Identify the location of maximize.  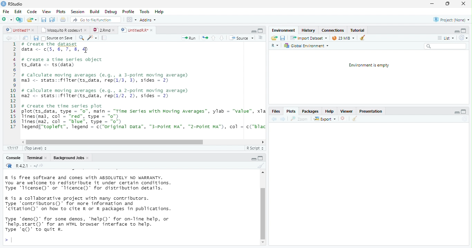
(463, 112).